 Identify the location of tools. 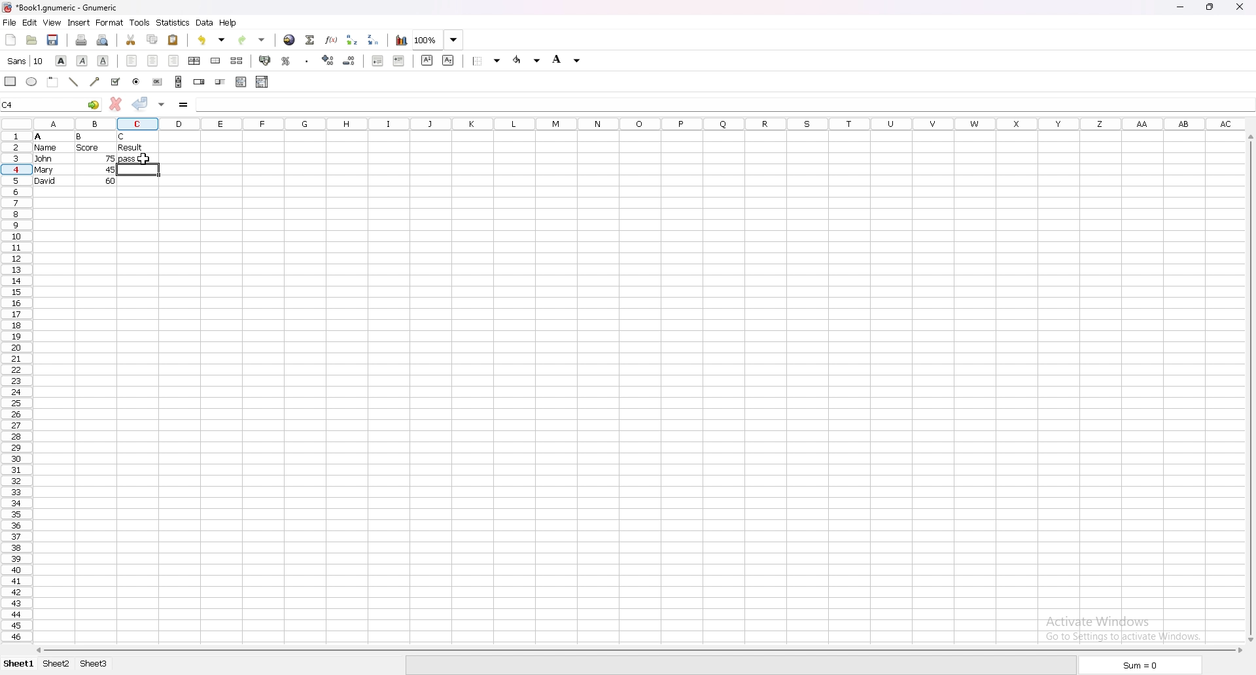
(139, 23).